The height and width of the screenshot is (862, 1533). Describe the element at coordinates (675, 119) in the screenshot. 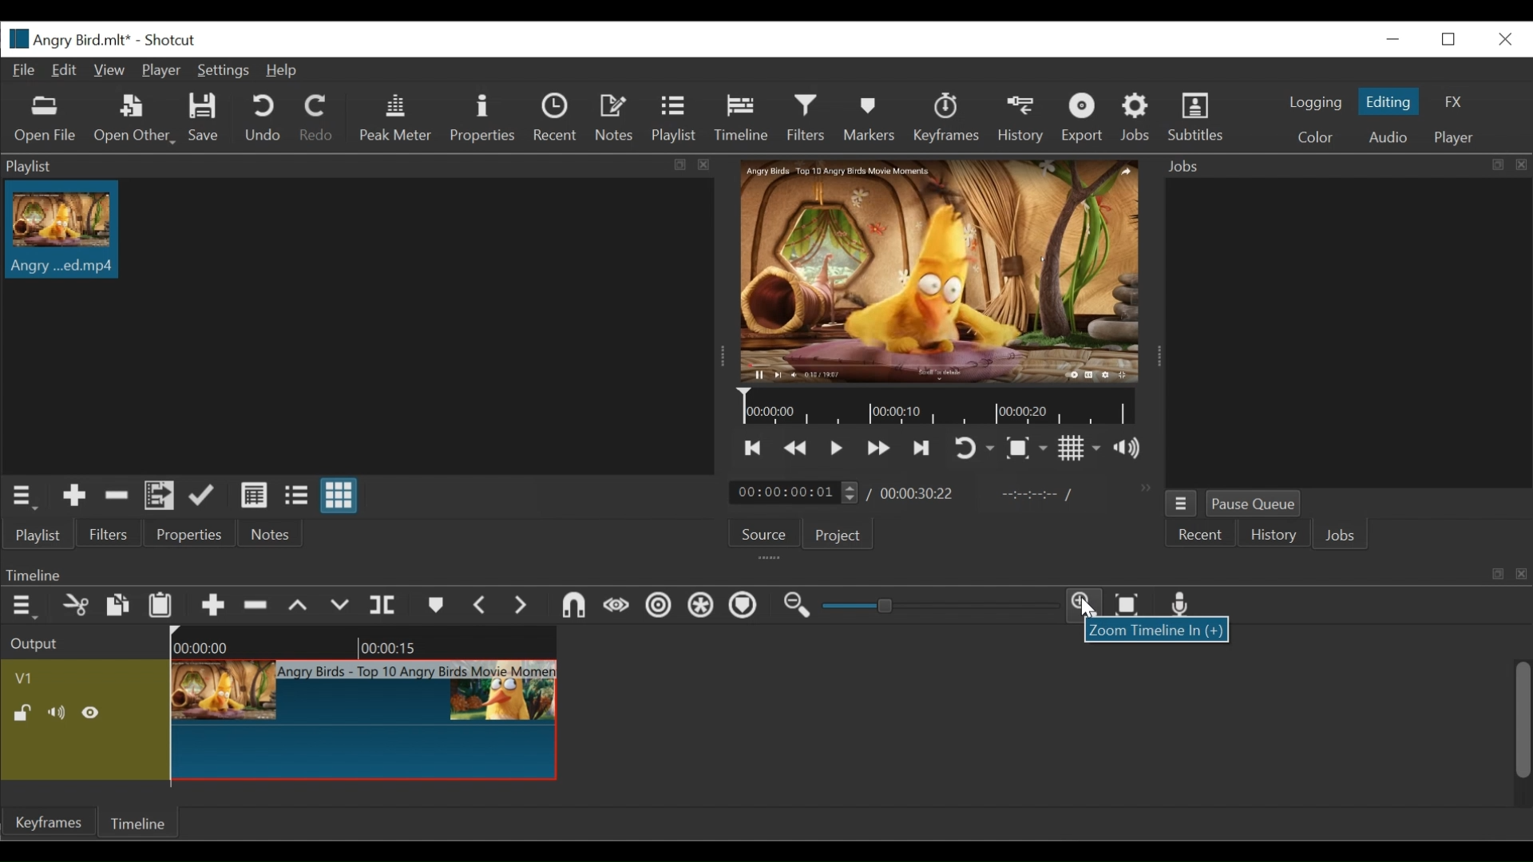

I see `Playlist` at that location.